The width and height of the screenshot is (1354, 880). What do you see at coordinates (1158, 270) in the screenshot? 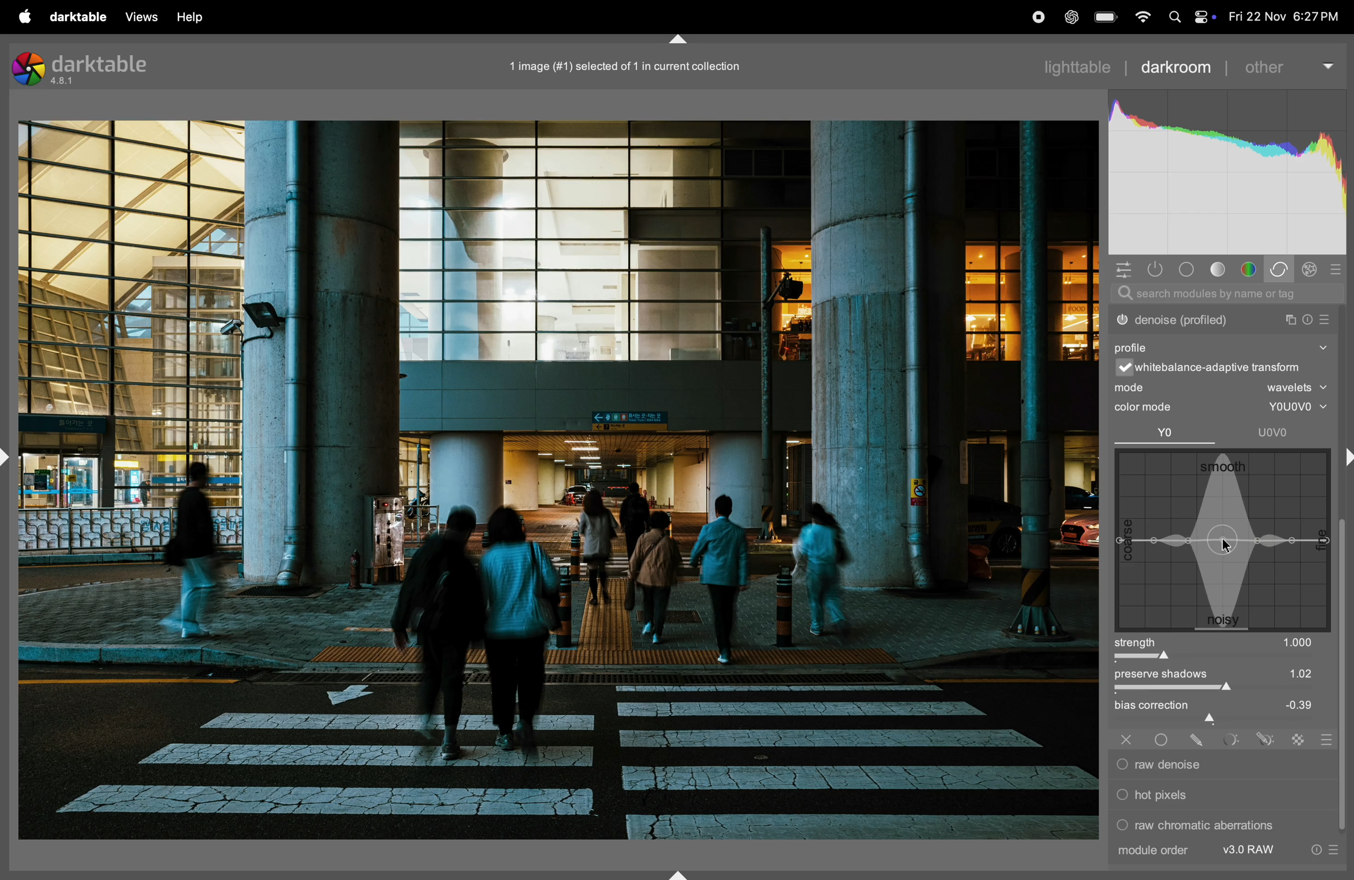
I see `show only active modes` at bounding box center [1158, 270].